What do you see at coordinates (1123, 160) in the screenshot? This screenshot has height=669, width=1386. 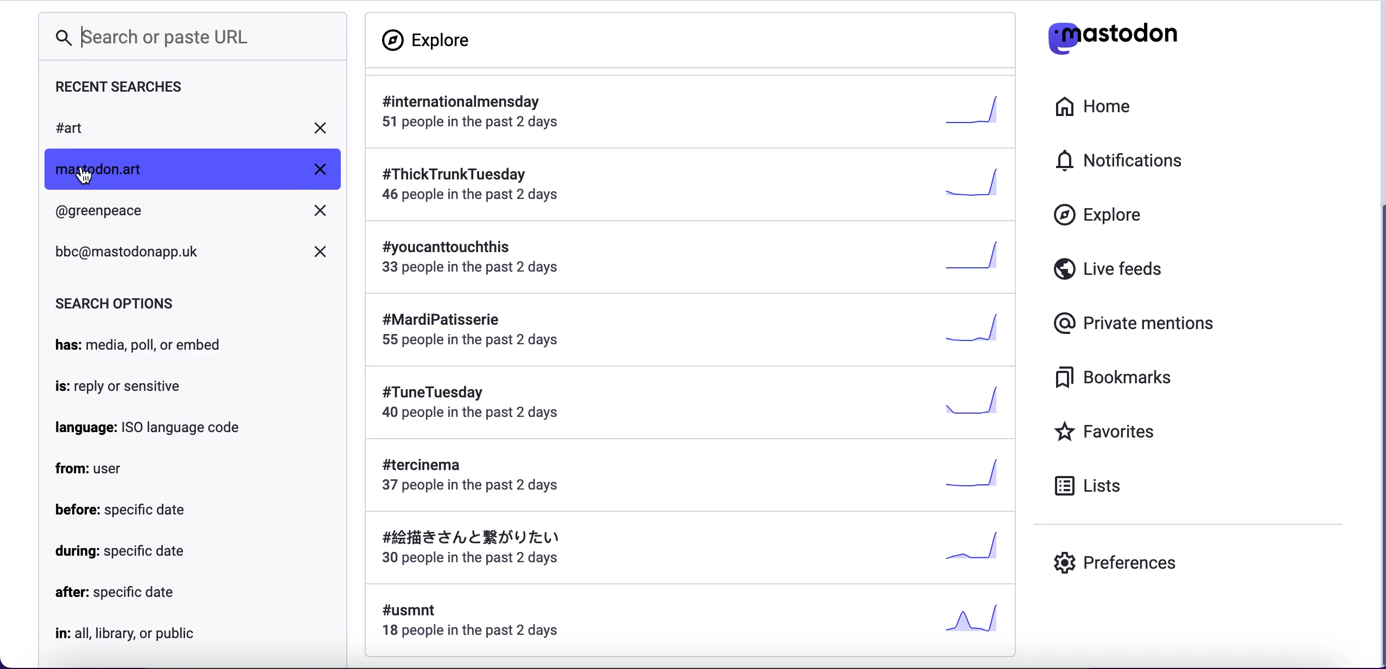 I see `notifications` at bounding box center [1123, 160].